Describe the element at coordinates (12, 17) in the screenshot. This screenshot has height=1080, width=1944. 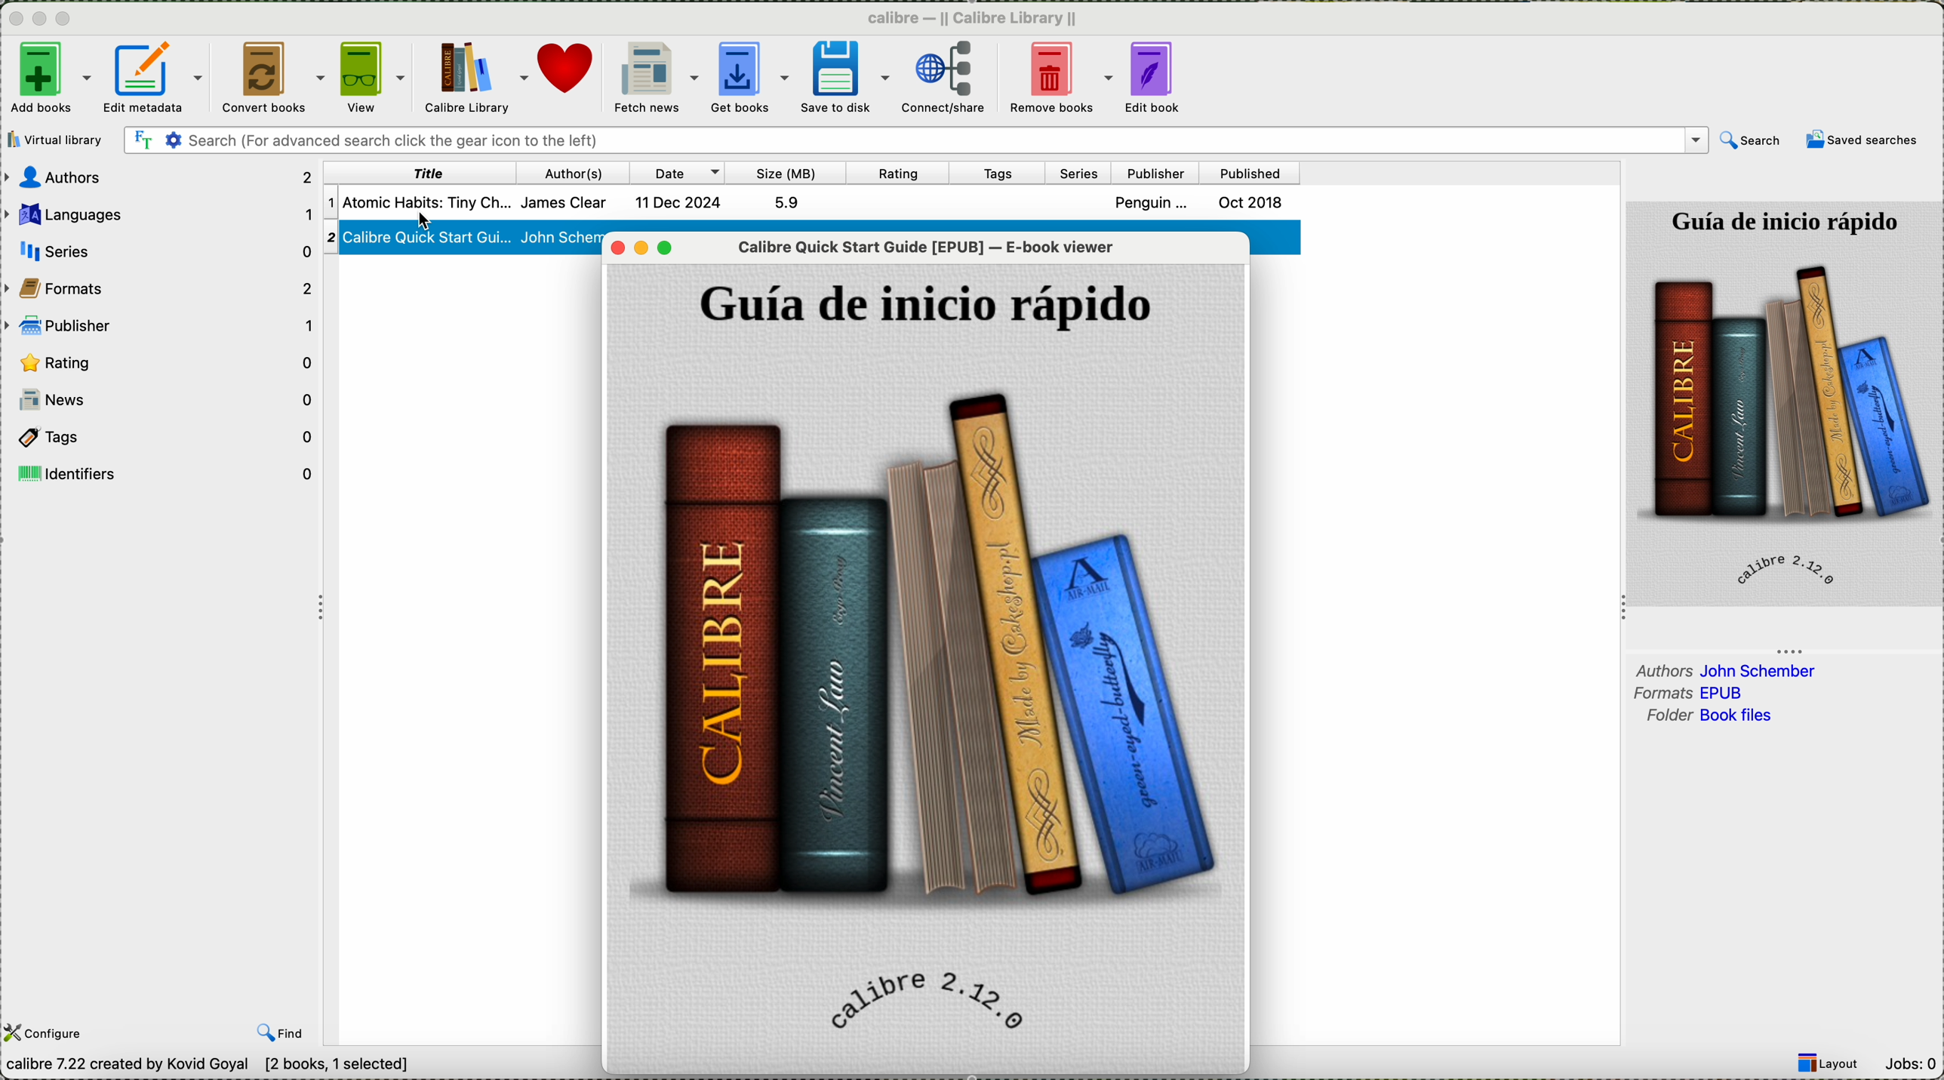
I see `close program` at that location.